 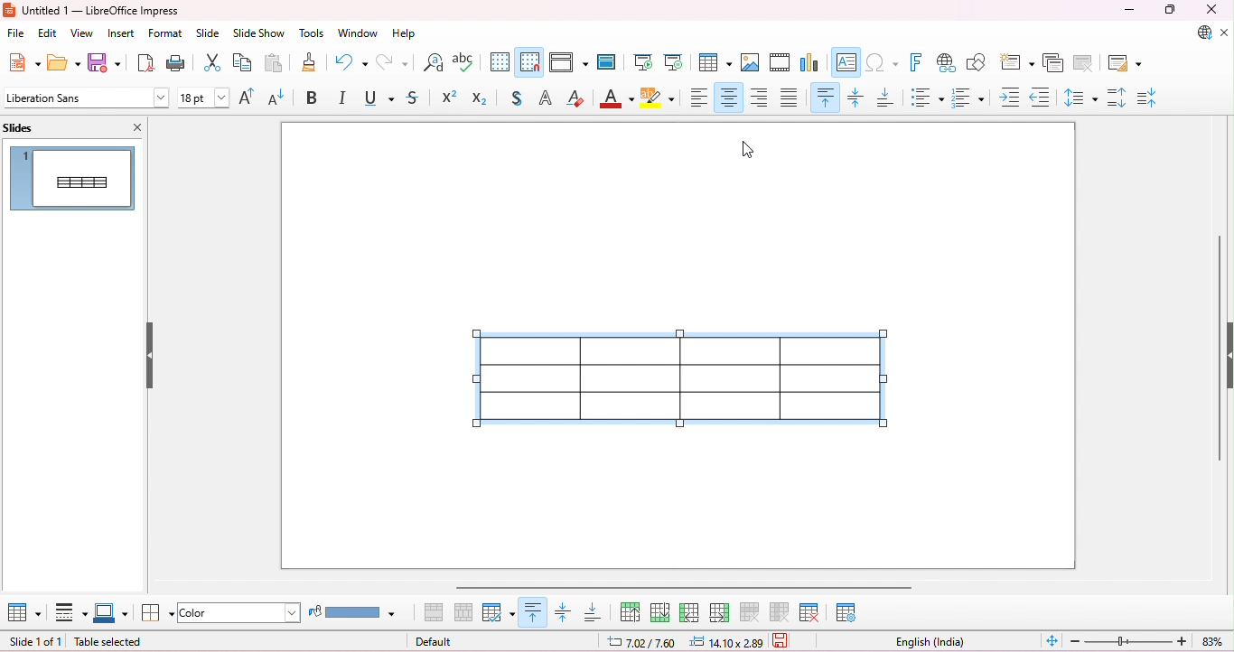 What do you see at coordinates (481, 98) in the screenshot?
I see `subsrscript` at bounding box center [481, 98].